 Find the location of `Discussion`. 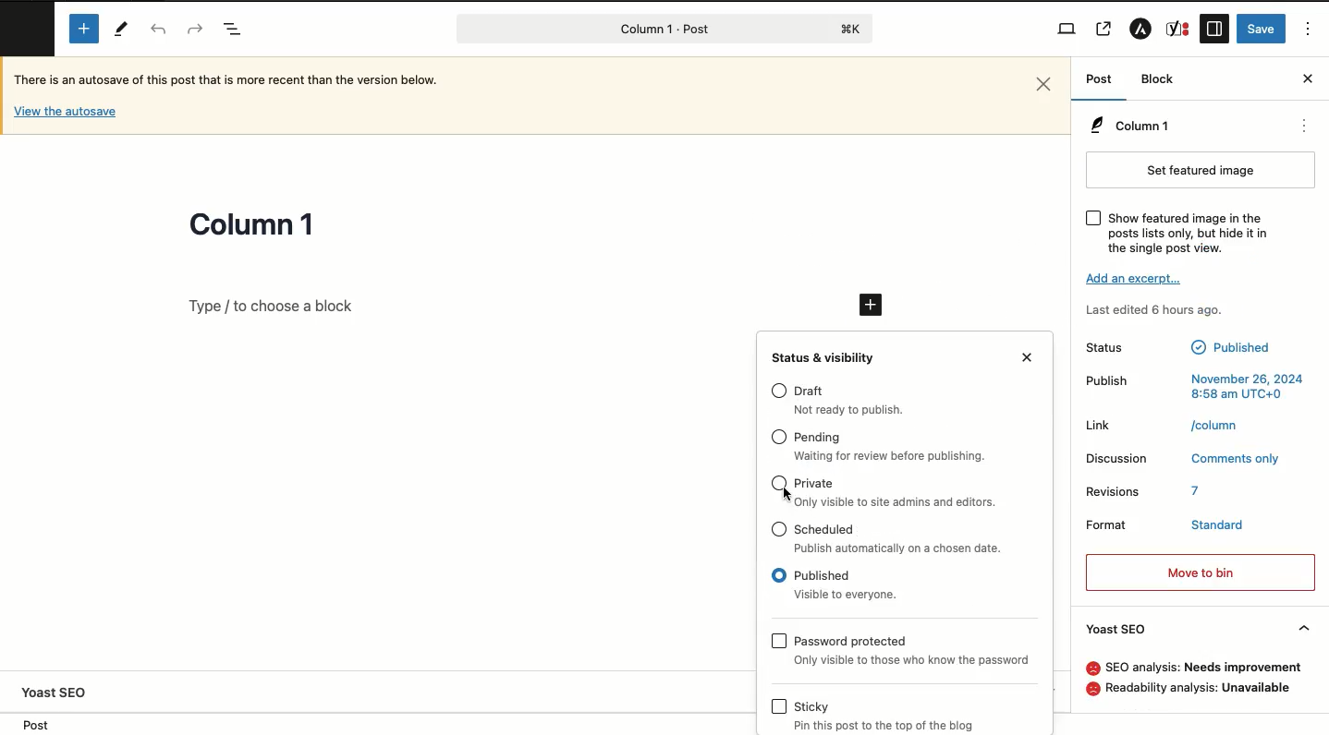

Discussion is located at coordinates (1119, 459).